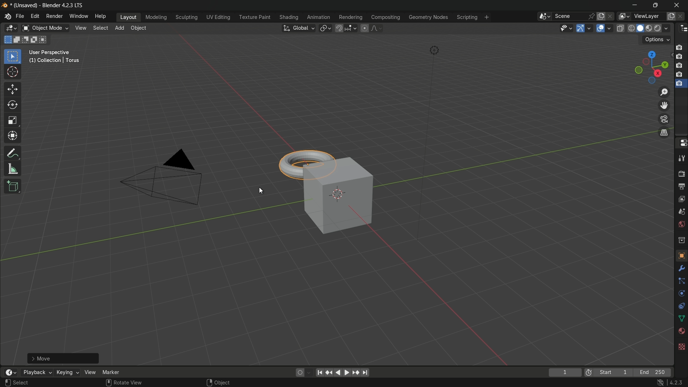  What do you see at coordinates (18, 39) in the screenshot?
I see `extend existing selection` at bounding box center [18, 39].